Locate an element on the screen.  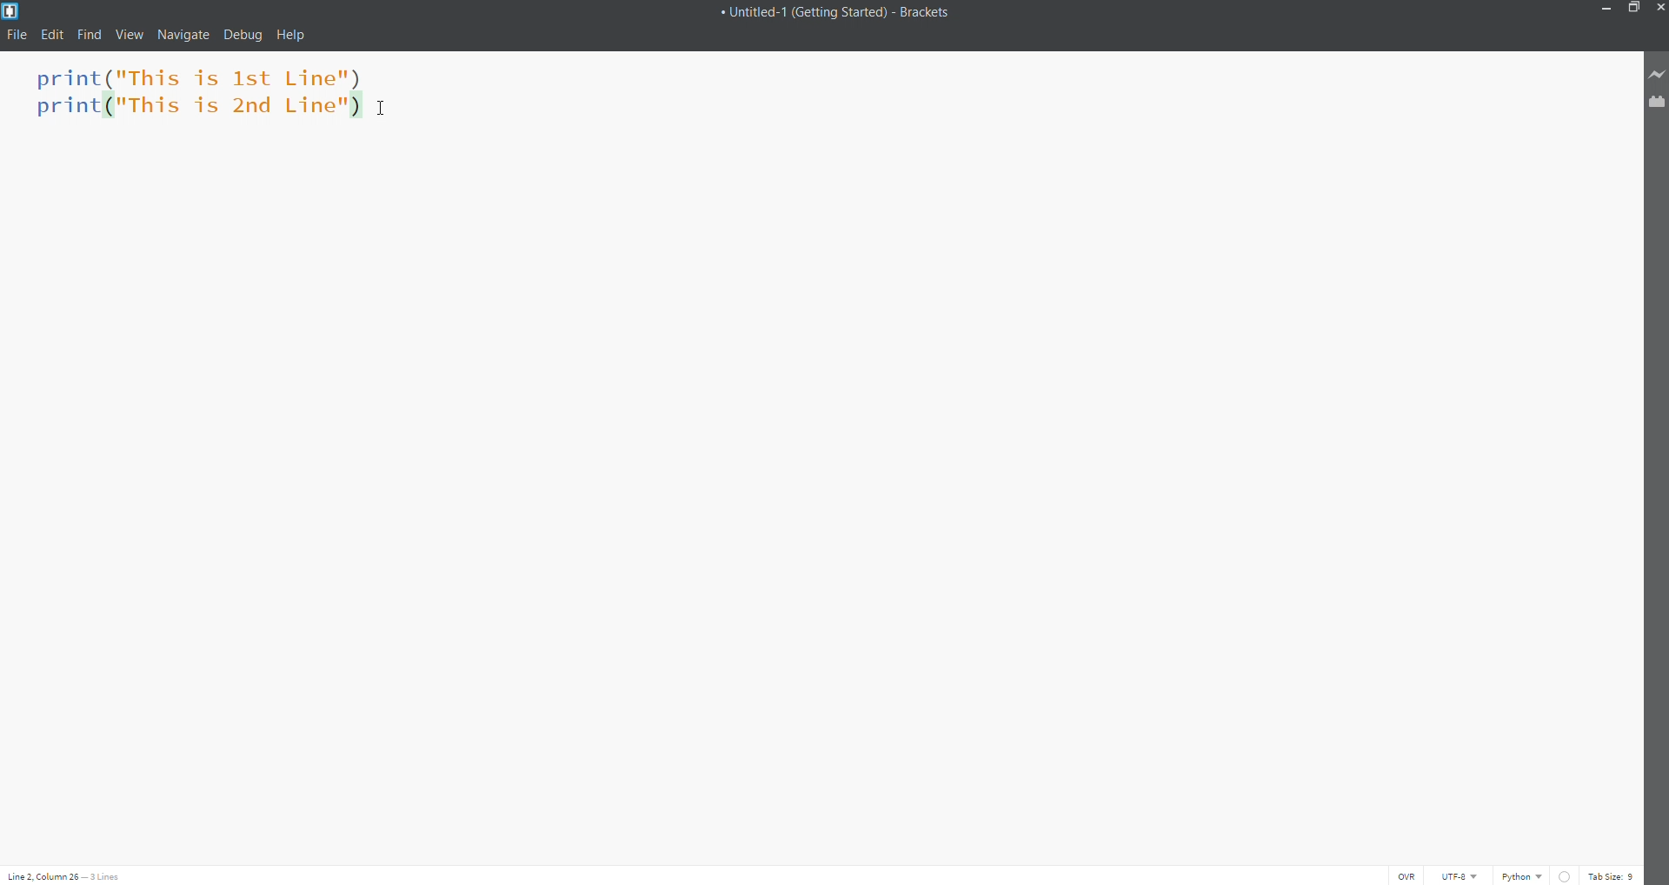
Edit is located at coordinates (50, 35).